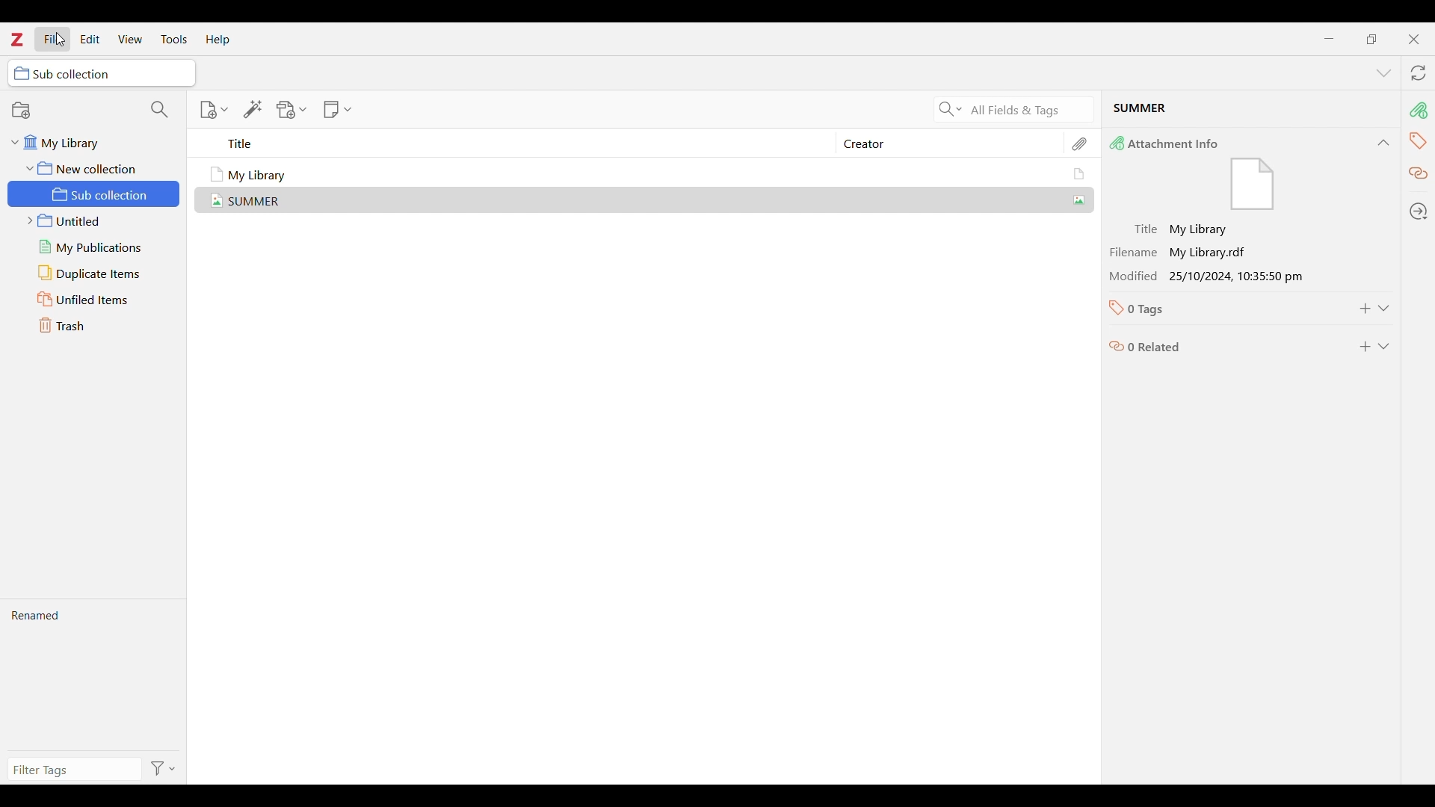 Image resolution: width=1435 pixels, height=807 pixels. What do you see at coordinates (1365, 309) in the screenshot?
I see `Add` at bounding box center [1365, 309].